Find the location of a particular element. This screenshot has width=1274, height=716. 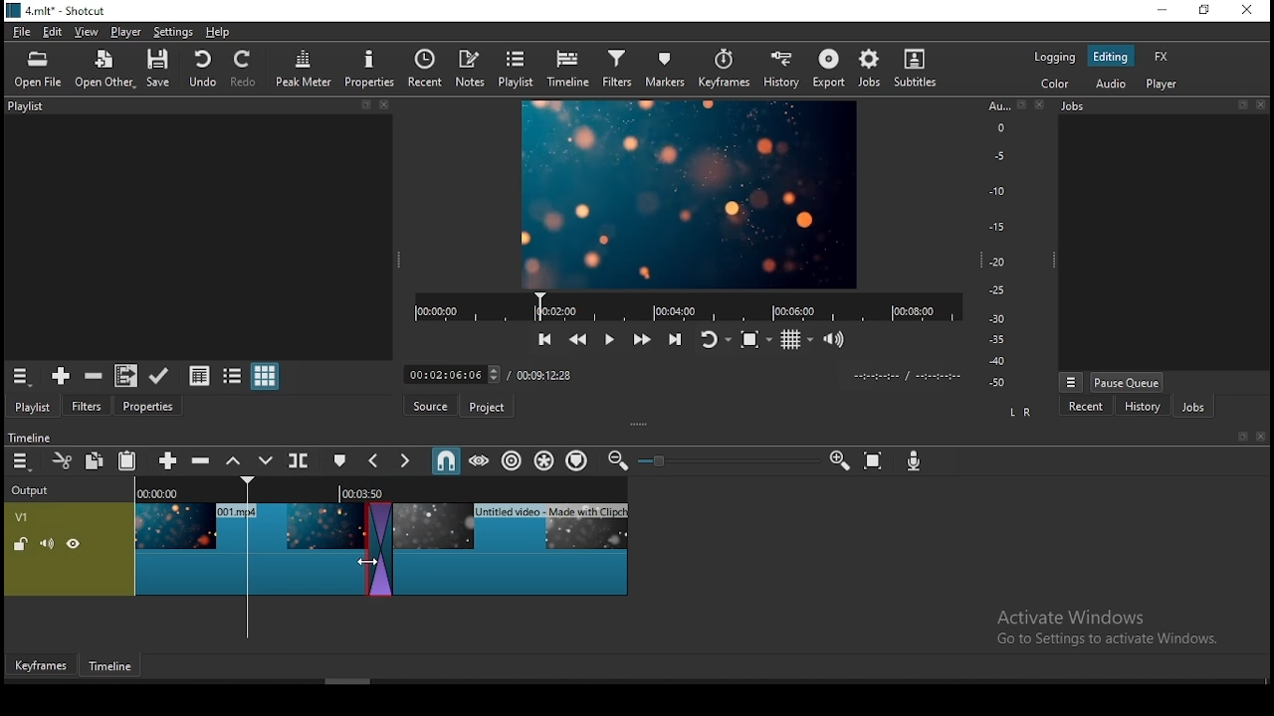

timeline settings is located at coordinates (20, 462).